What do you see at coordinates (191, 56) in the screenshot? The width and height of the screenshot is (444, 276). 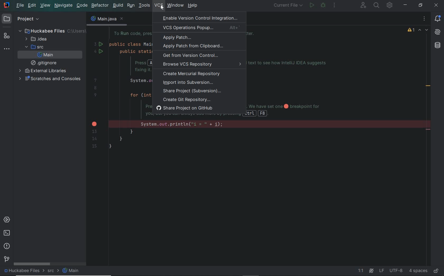 I see `get from version control` at bounding box center [191, 56].